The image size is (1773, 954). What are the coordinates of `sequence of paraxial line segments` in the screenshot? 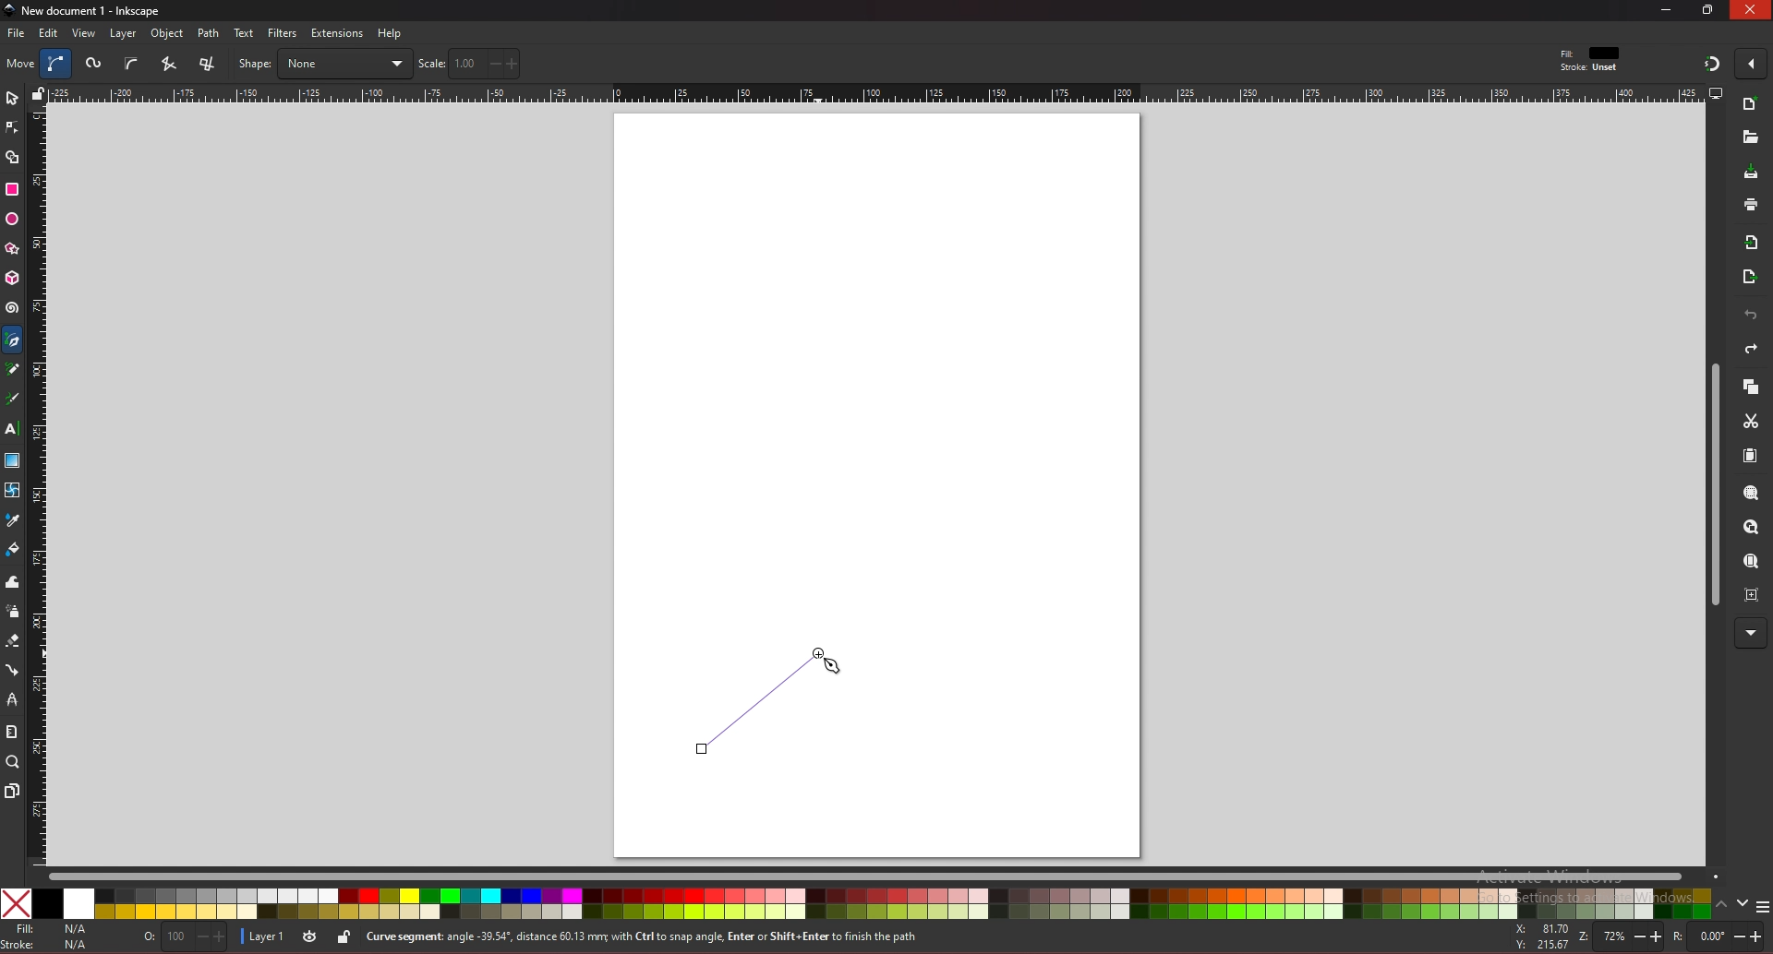 It's located at (210, 65).